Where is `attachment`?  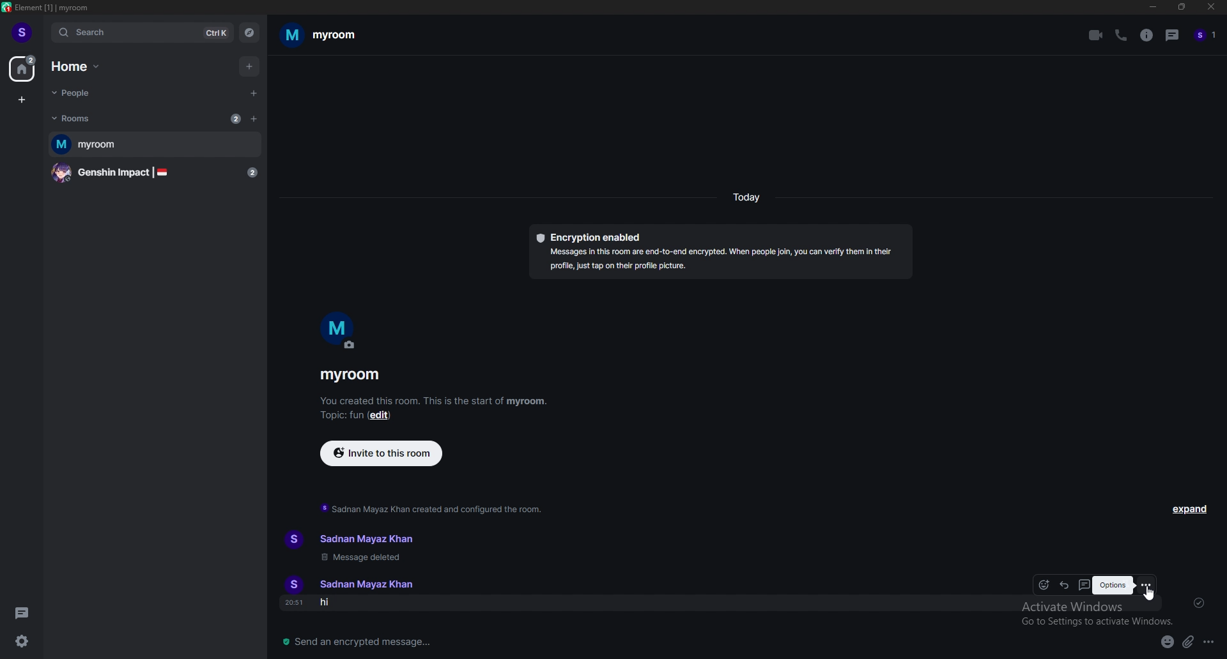 attachment is located at coordinates (1188, 642).